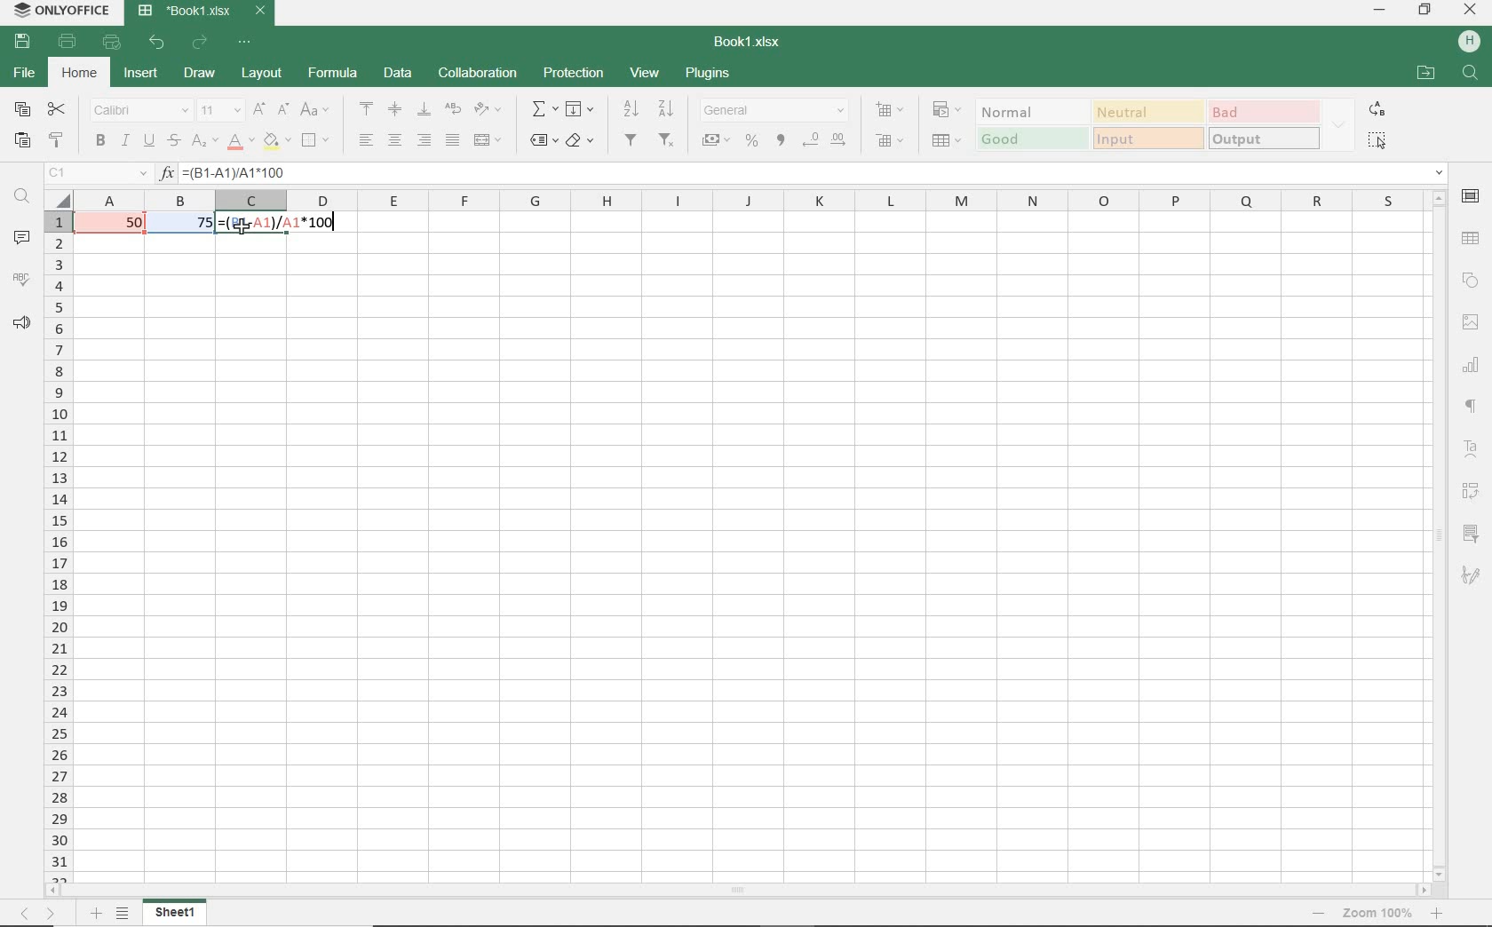 Image resolution: width=1492 pixels, height=927 pixels. Describe the element at coordinates (667, 108) in the screenshot. I see `sort descending` at that location.